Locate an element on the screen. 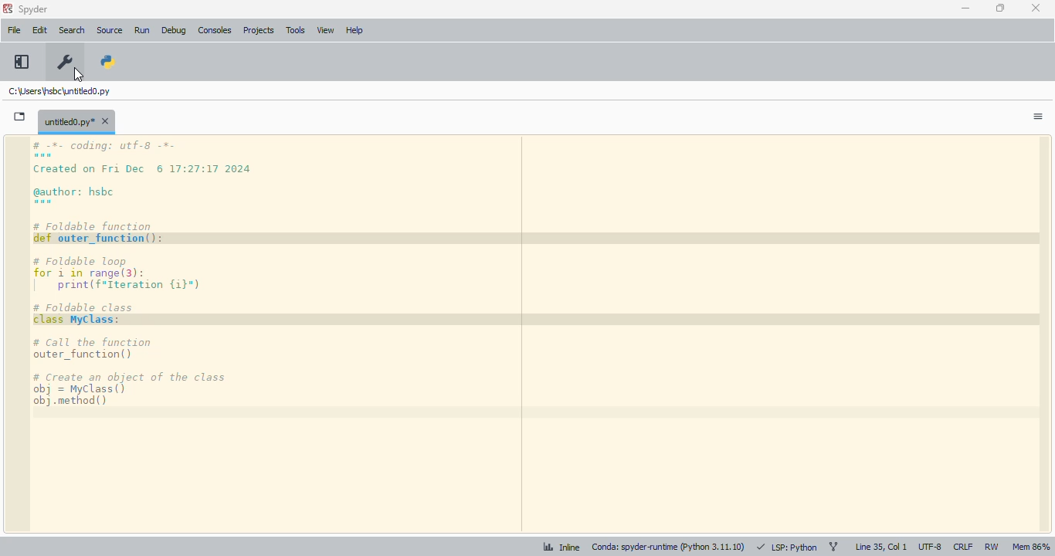  git branch is located at coordinates (833, 546).